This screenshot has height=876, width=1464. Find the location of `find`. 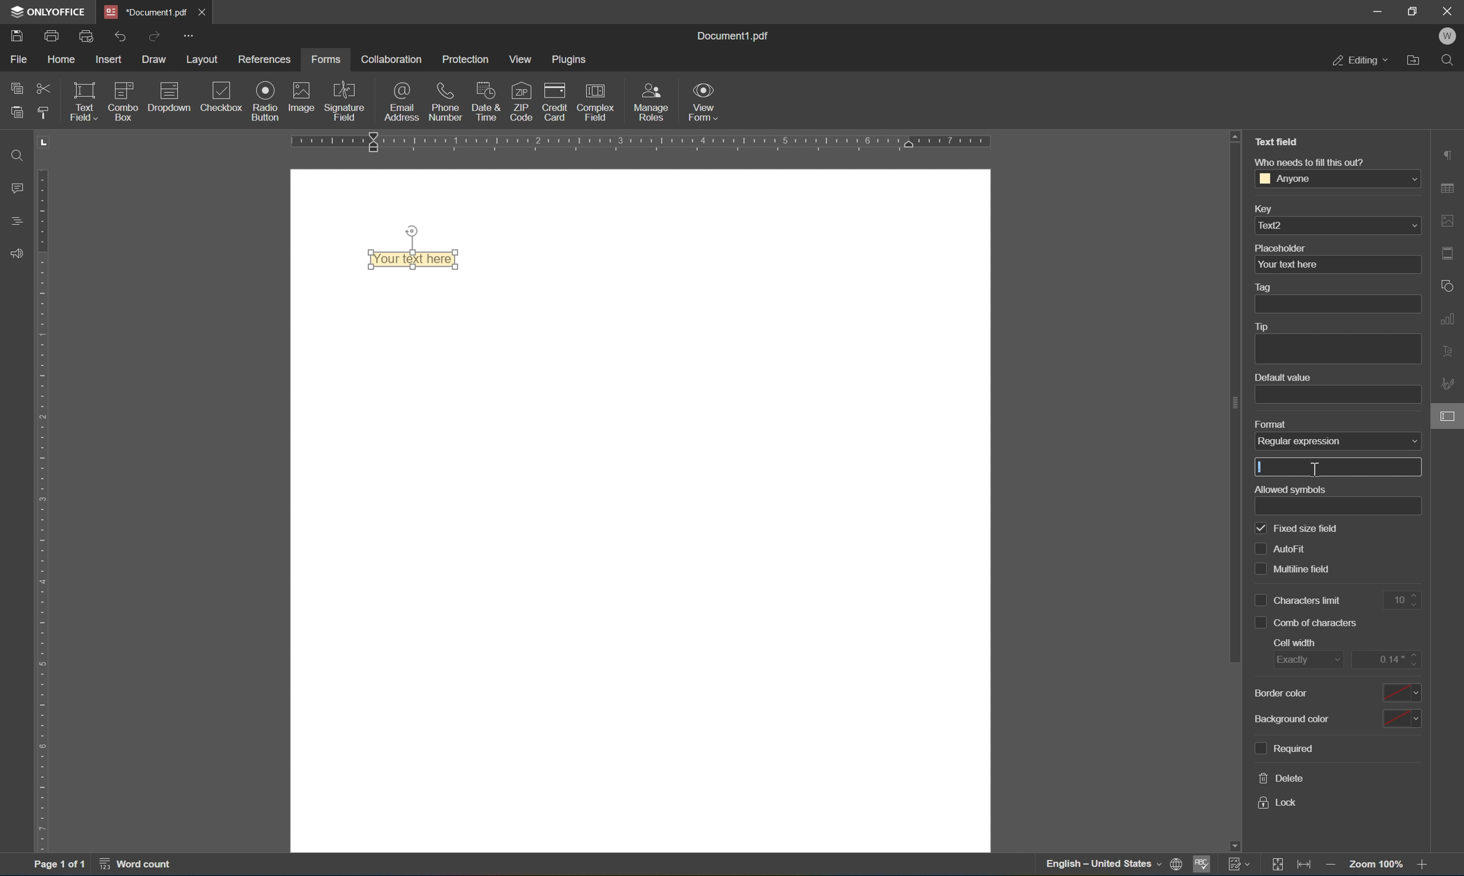

find is located at coordinates (1449, 61).